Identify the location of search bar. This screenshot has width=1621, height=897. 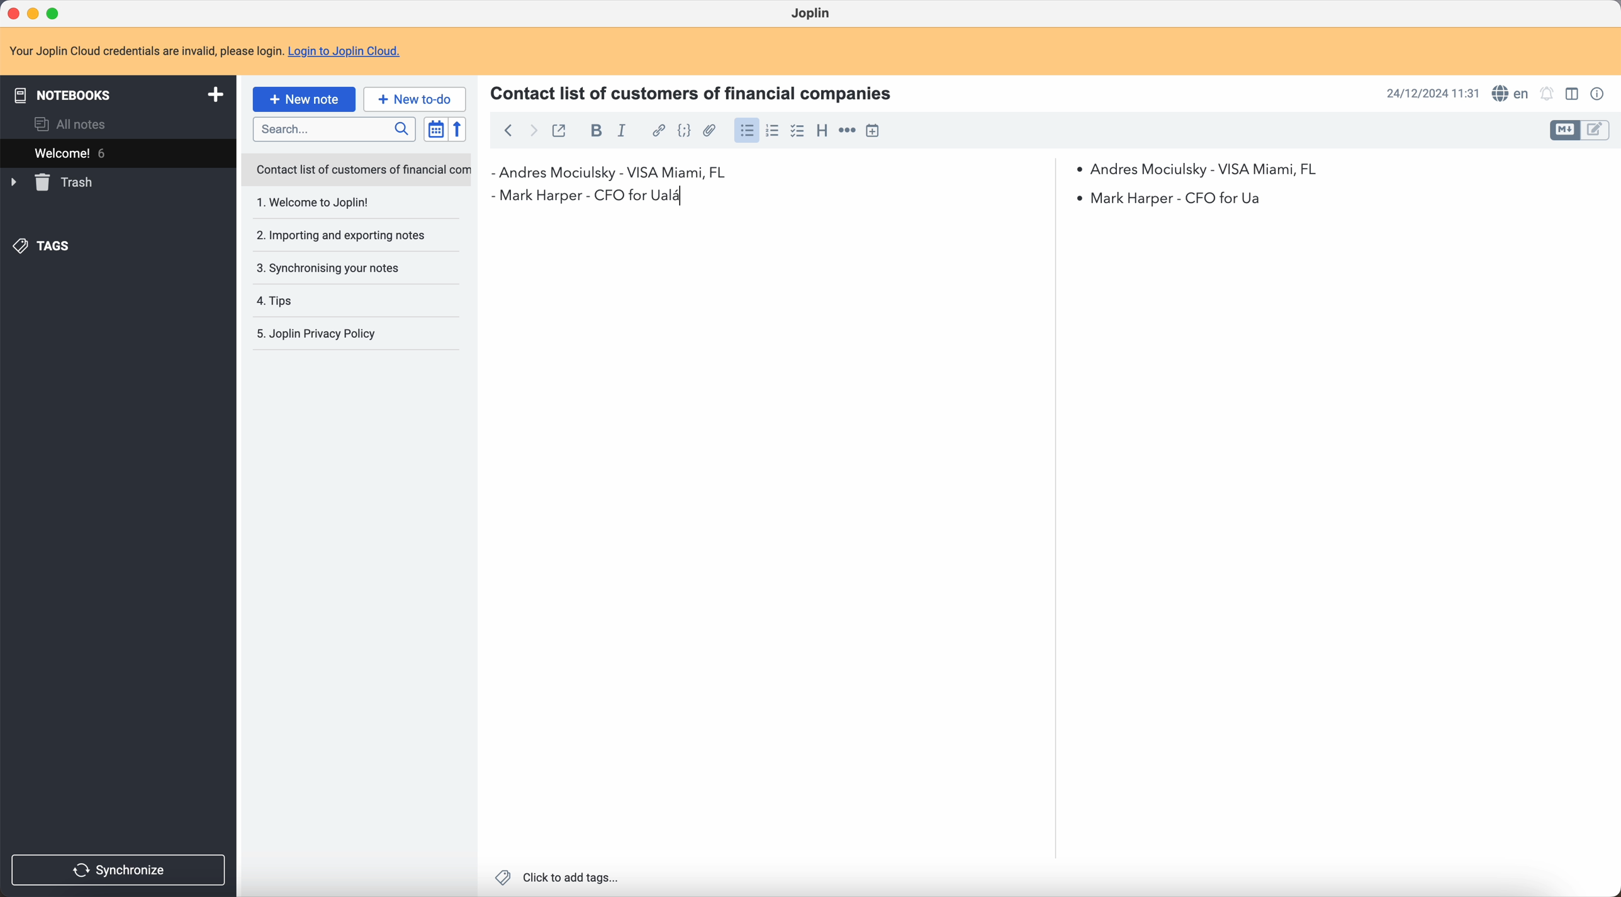
(337, 130).